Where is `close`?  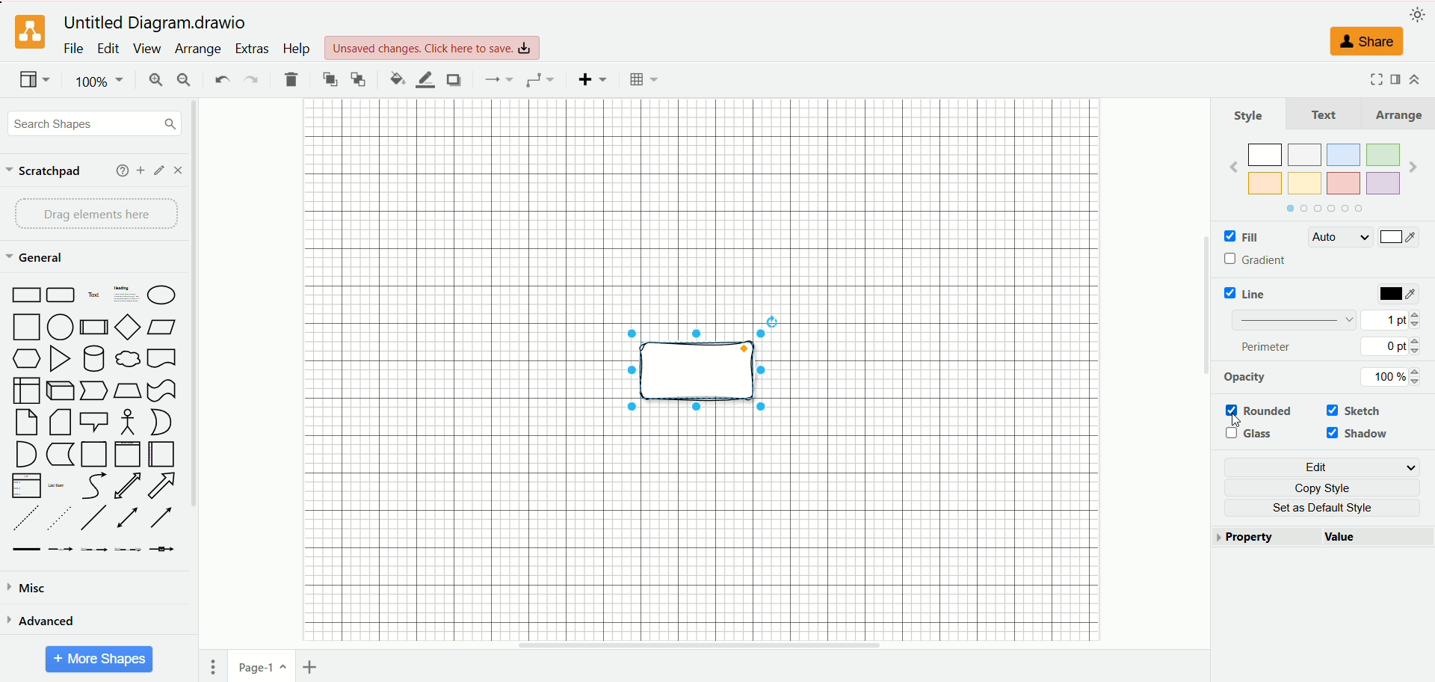 close is located at coordinates (178, 170).